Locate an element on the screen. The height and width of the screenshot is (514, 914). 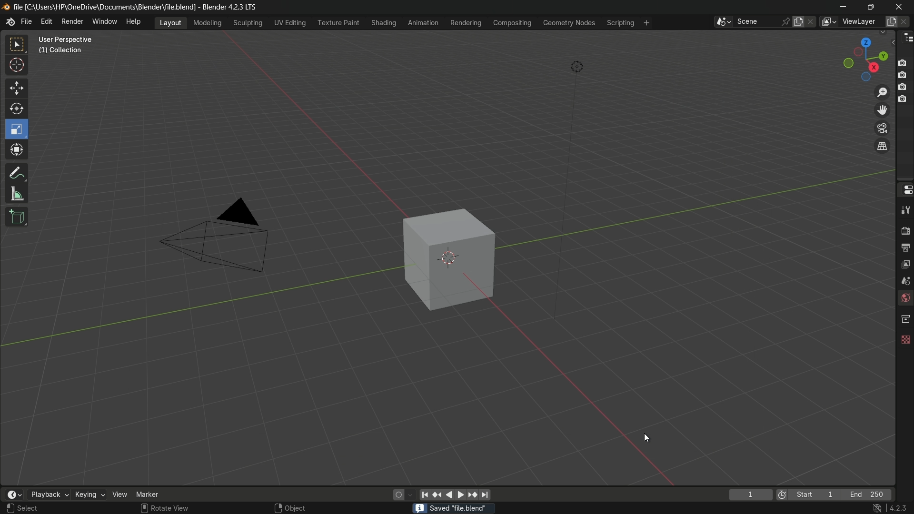
zoom in/out is located at coordinates (883, 91).